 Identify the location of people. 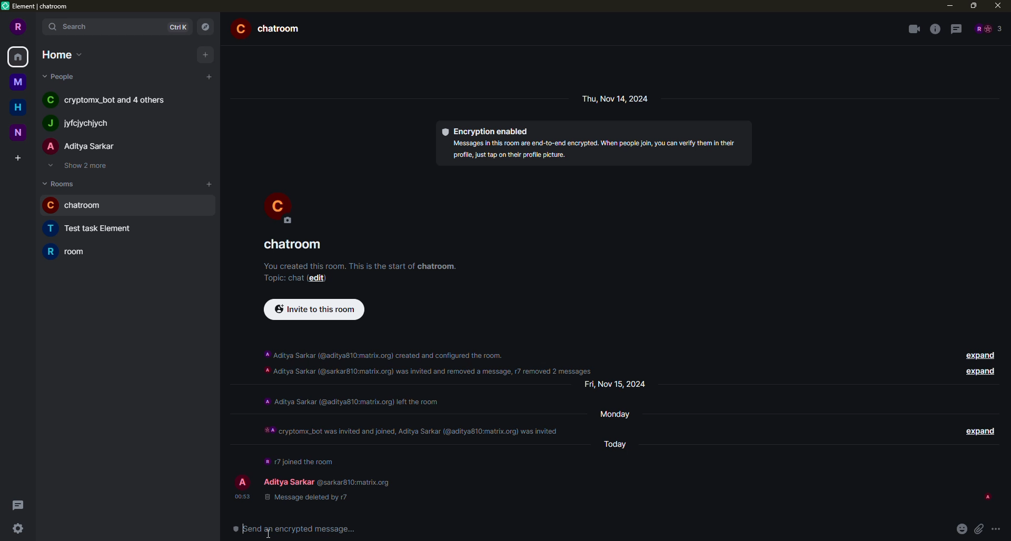
(81, 147).